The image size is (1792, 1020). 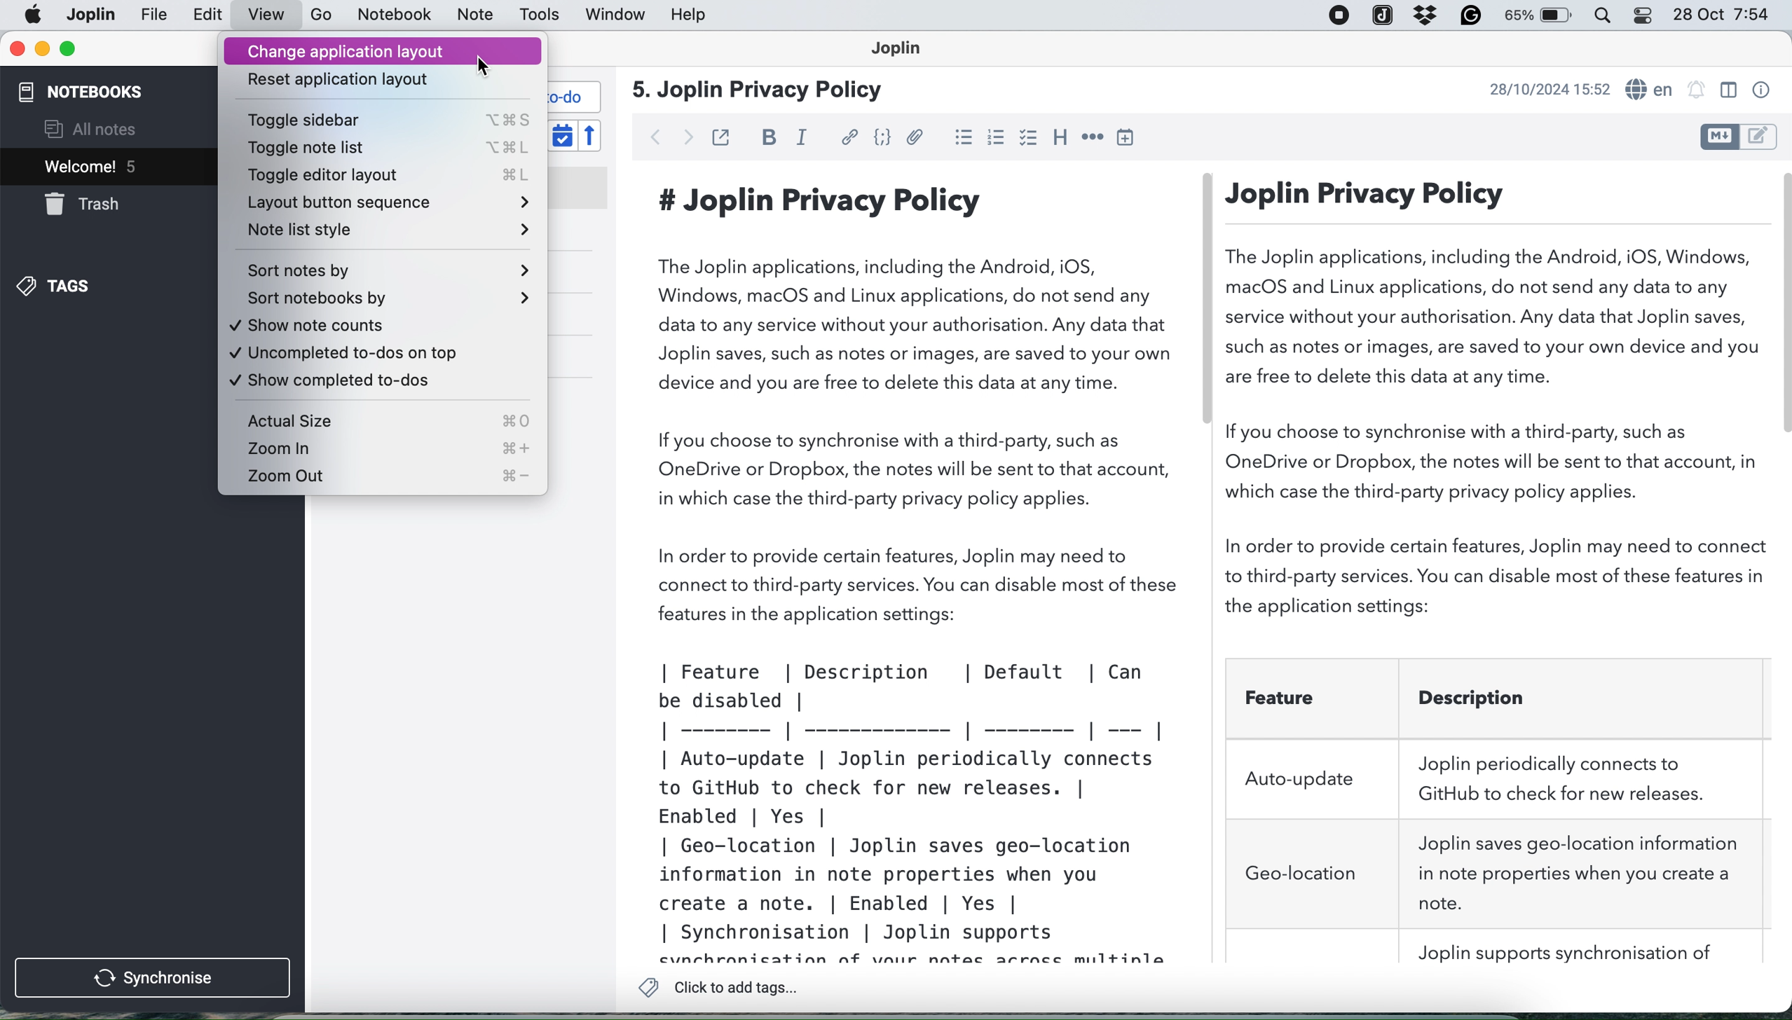 I want to click on control center, so click(x=1647, y=15).